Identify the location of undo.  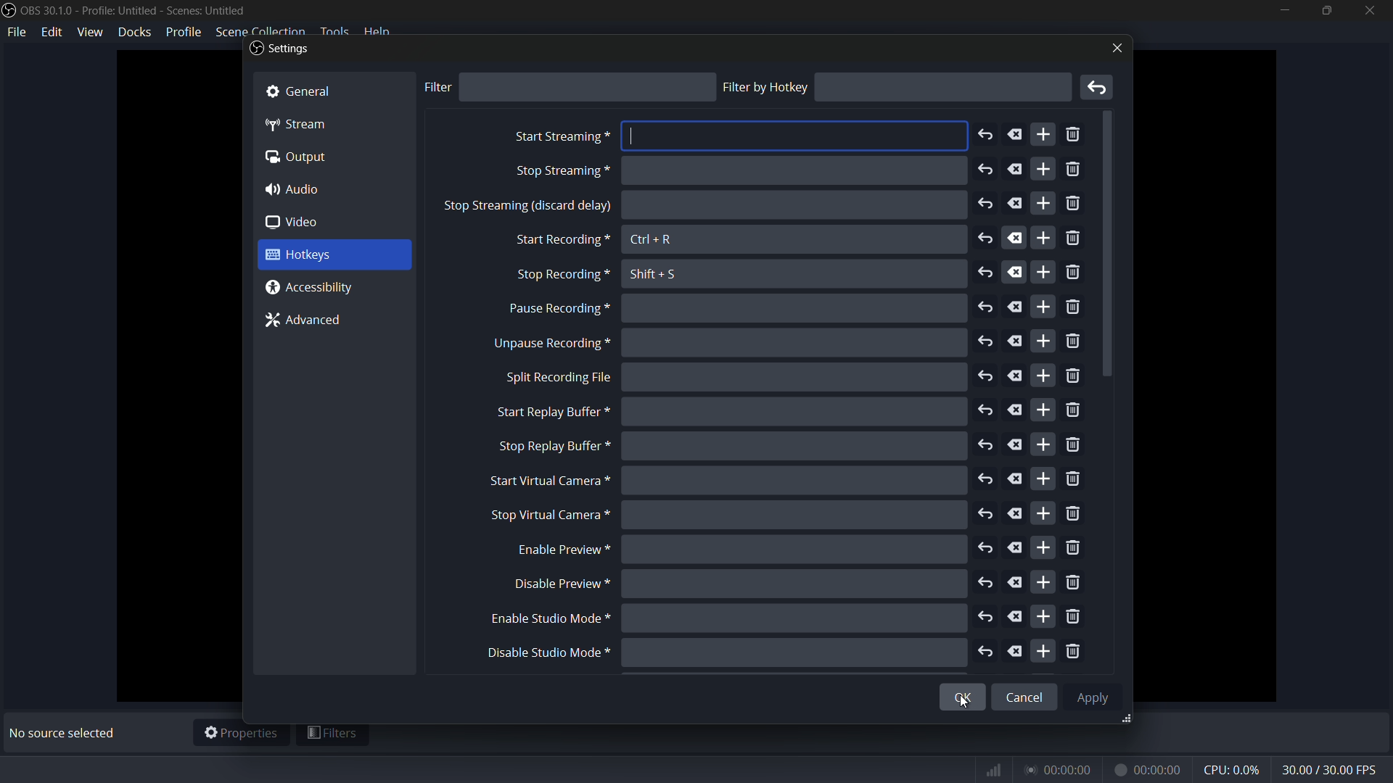
(989, 652).